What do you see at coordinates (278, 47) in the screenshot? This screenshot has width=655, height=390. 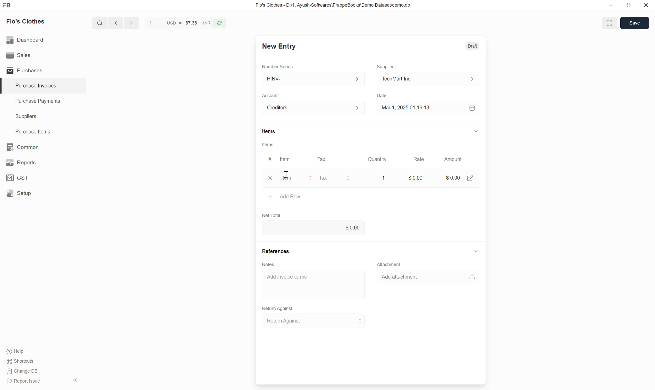 I see `New Entry` at bounding box center [278, 47].